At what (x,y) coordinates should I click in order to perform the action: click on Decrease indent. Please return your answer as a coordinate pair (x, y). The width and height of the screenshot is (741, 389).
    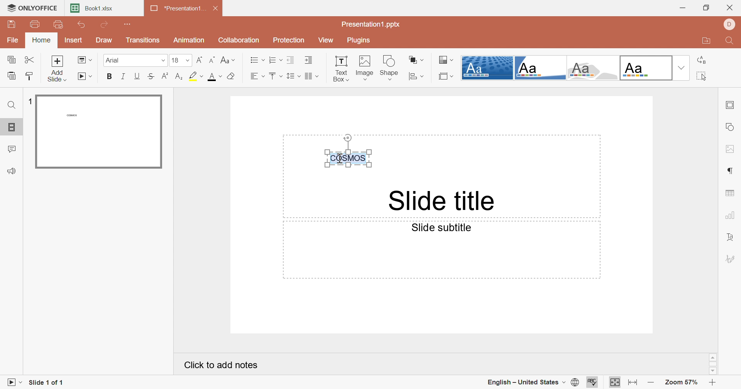
    Looking at the image, I should click on (291, 60).